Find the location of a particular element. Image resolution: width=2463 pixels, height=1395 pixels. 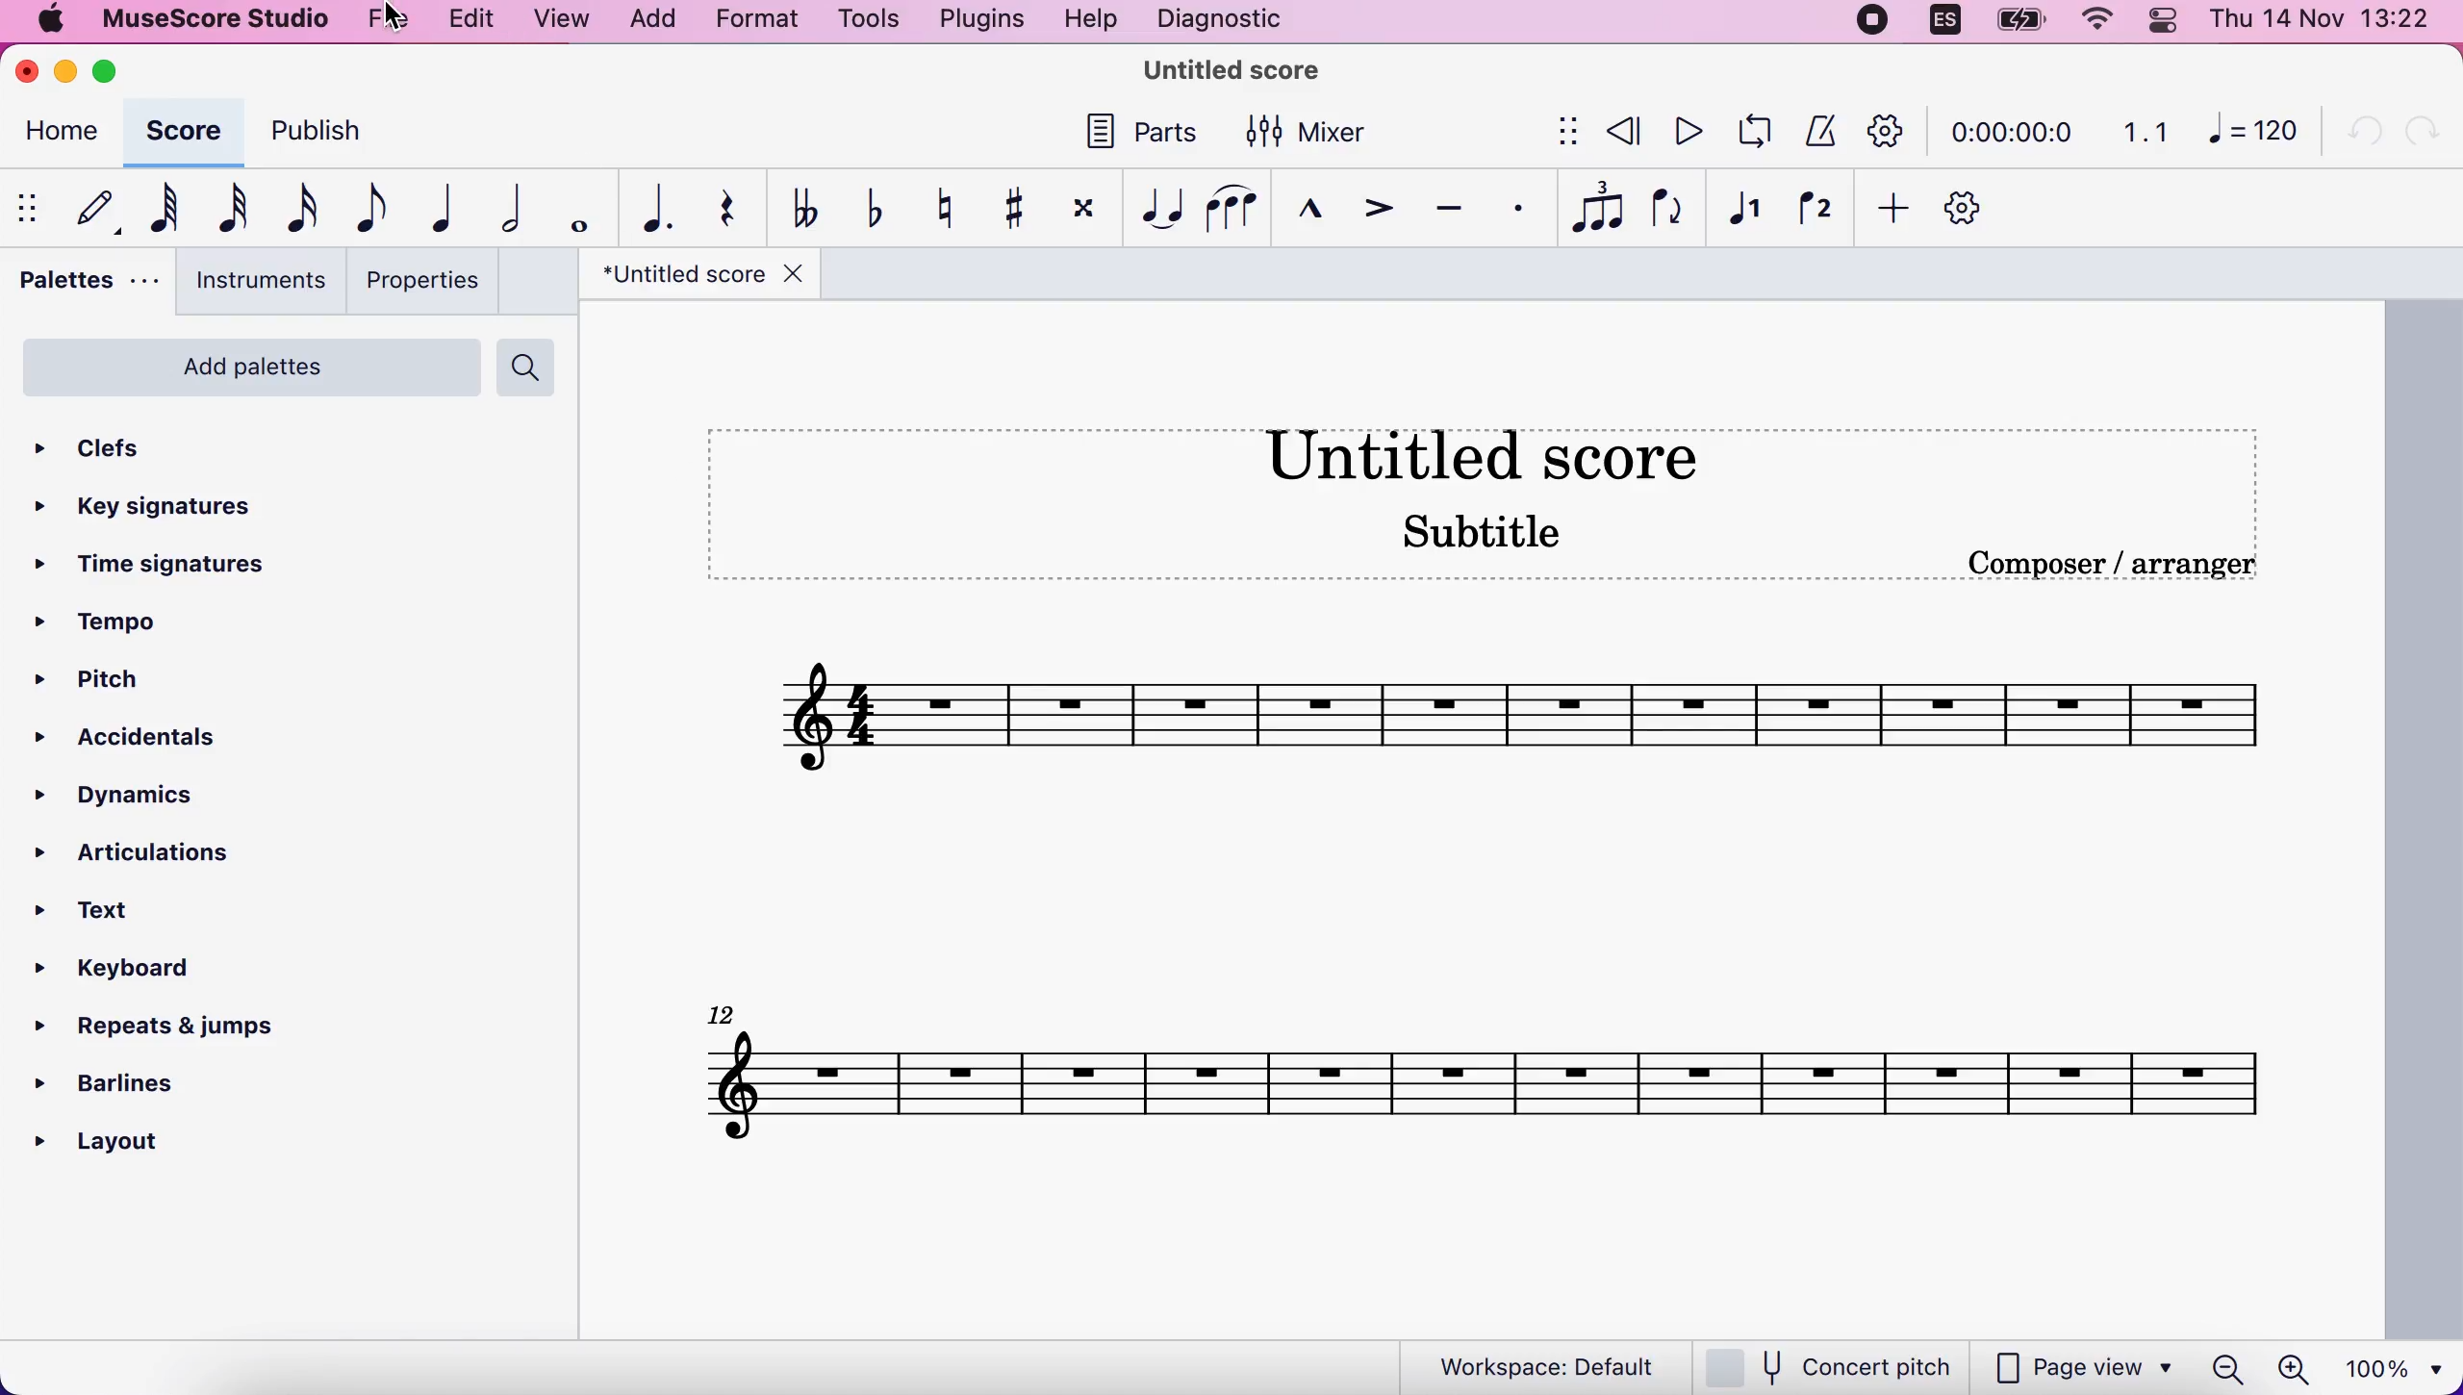

flip direction is located at coordinates (1670, 206).